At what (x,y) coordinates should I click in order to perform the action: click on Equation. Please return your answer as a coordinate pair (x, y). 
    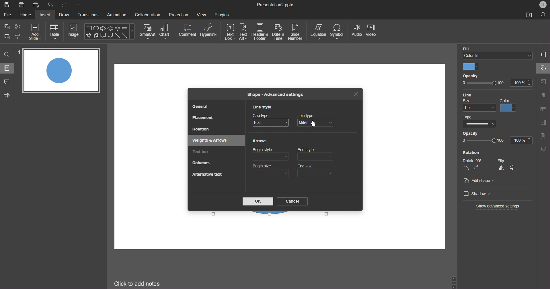
    Looking at the image, I should click on (318, 32).